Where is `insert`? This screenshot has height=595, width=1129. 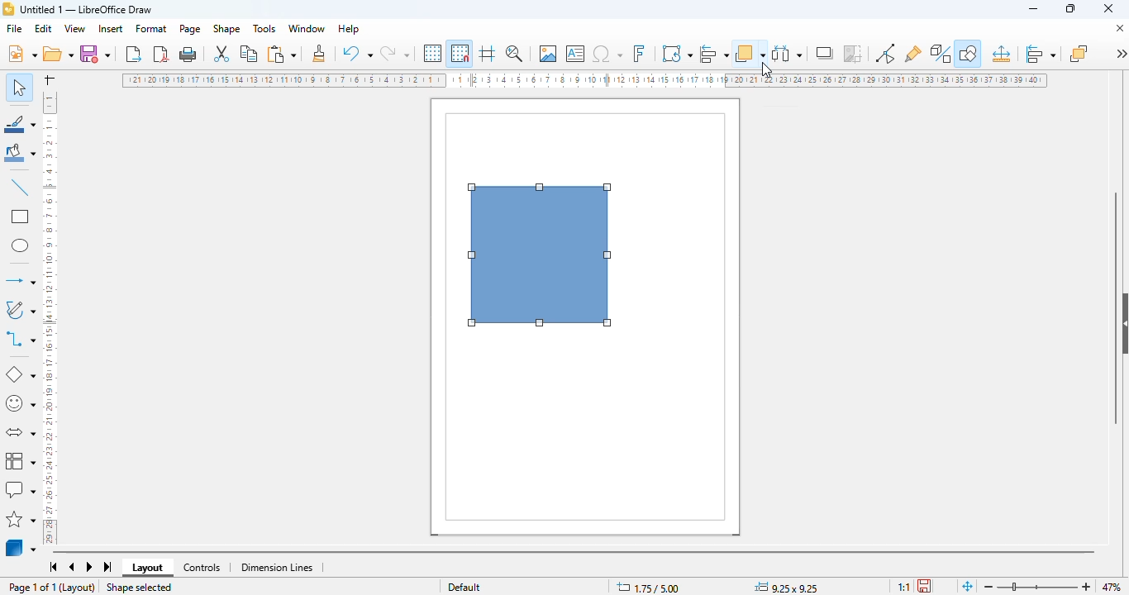
insert is located at coordinates (111, 29).